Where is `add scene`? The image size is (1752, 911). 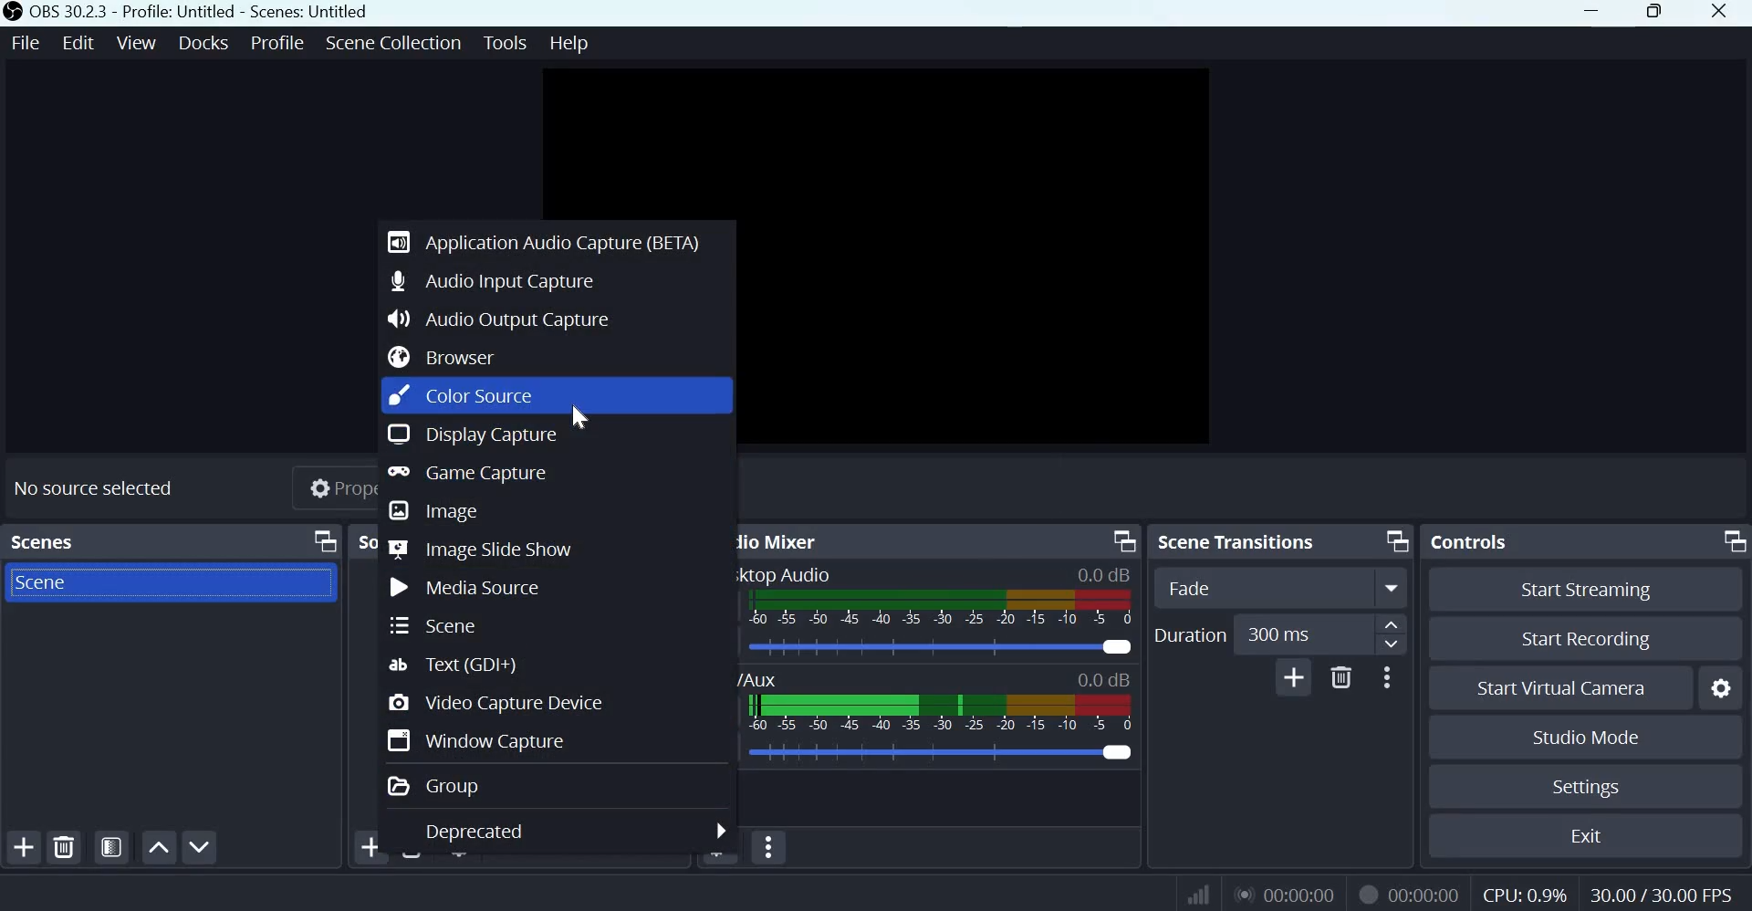
add scene is located at coordinates (24, 847).